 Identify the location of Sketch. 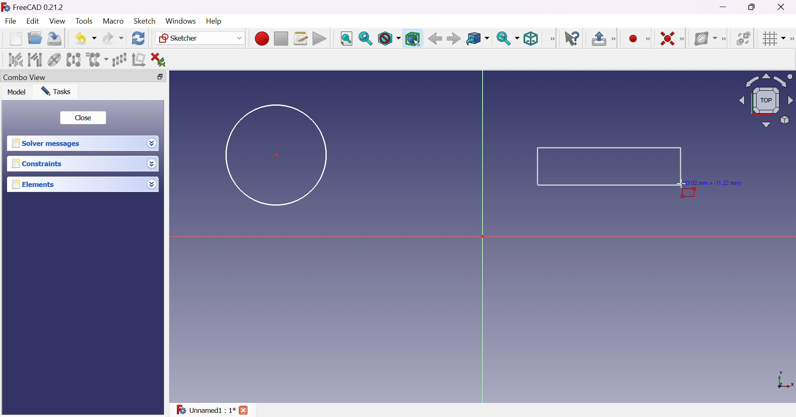
(144, 21).